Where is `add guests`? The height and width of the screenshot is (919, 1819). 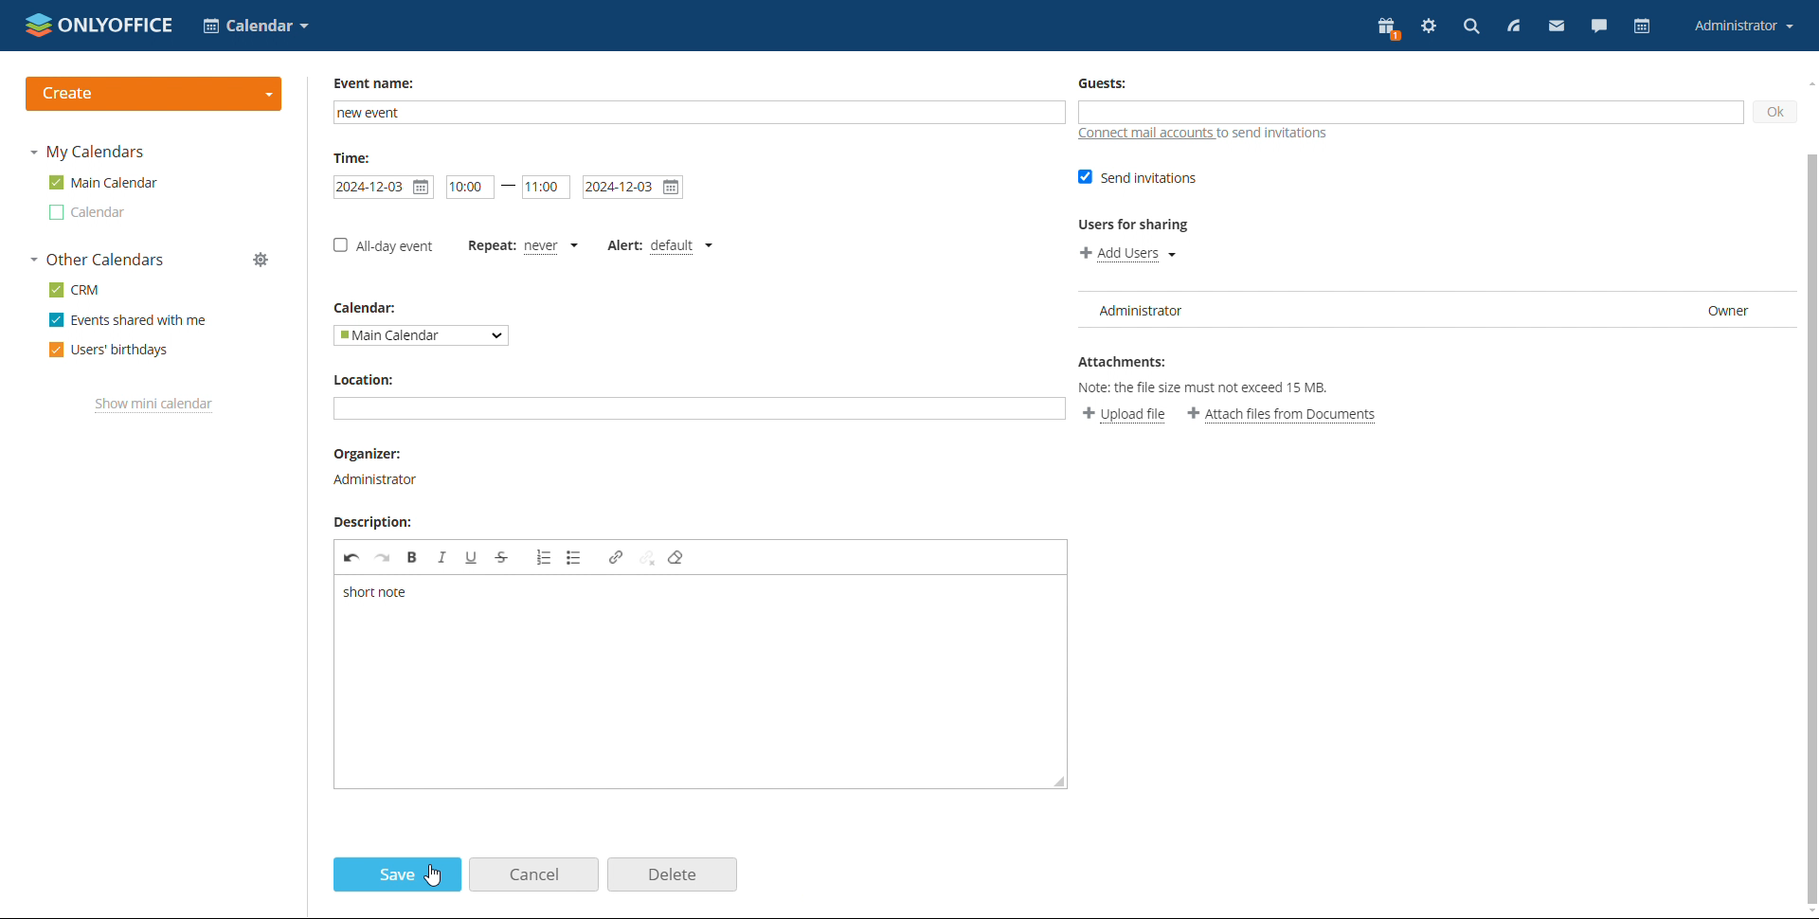 add guests is located at coordinates (1410, 112).